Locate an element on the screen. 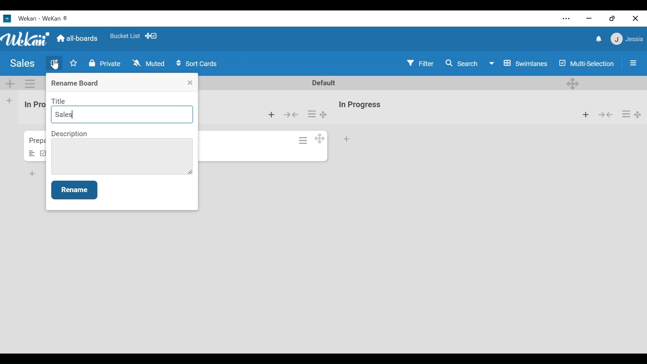 This screenshot has width=647, height=364. Muted is located at coordinates (149, 63).